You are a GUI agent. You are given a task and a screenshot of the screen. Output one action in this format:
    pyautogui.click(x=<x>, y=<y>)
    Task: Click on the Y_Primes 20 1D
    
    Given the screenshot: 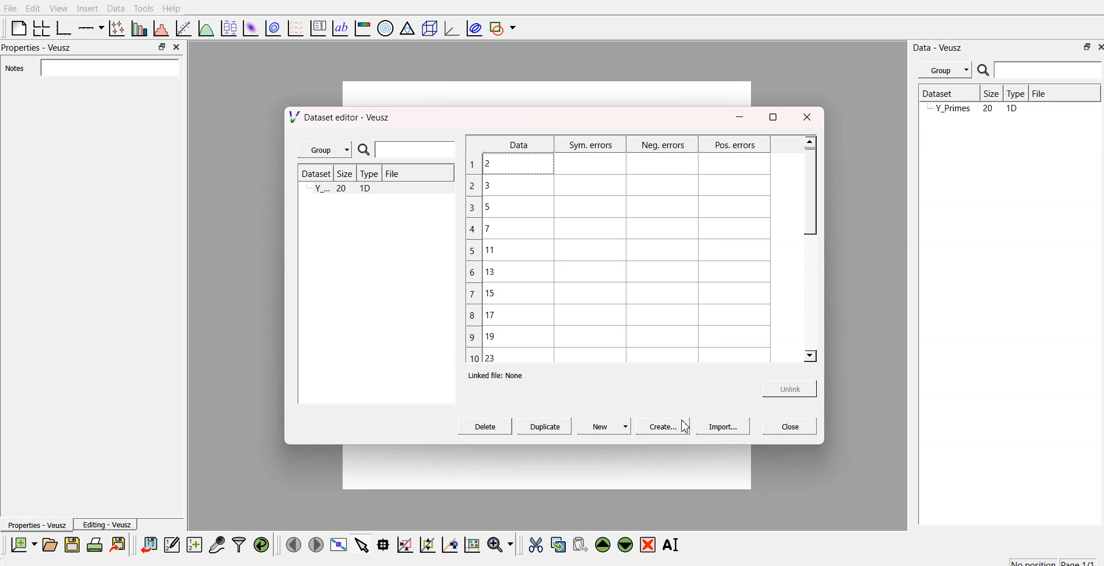 What is the action you would take?
    pyautogui.click(x=970, y=109)
    